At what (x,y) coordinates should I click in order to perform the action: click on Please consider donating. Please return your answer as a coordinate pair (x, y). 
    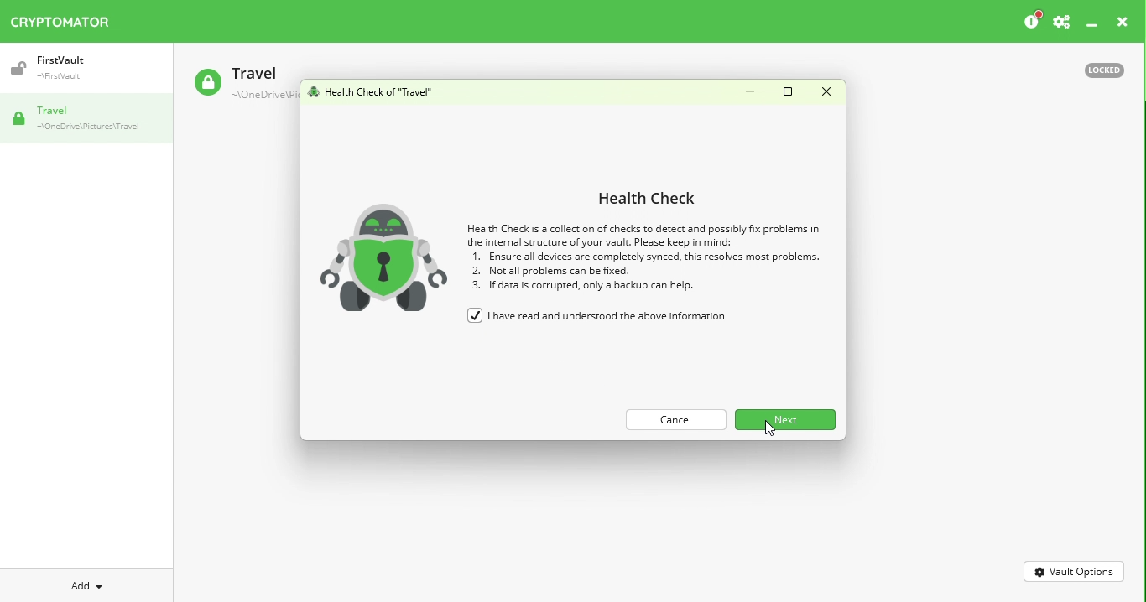
    Looking at the image, I should click on (1029, 19).